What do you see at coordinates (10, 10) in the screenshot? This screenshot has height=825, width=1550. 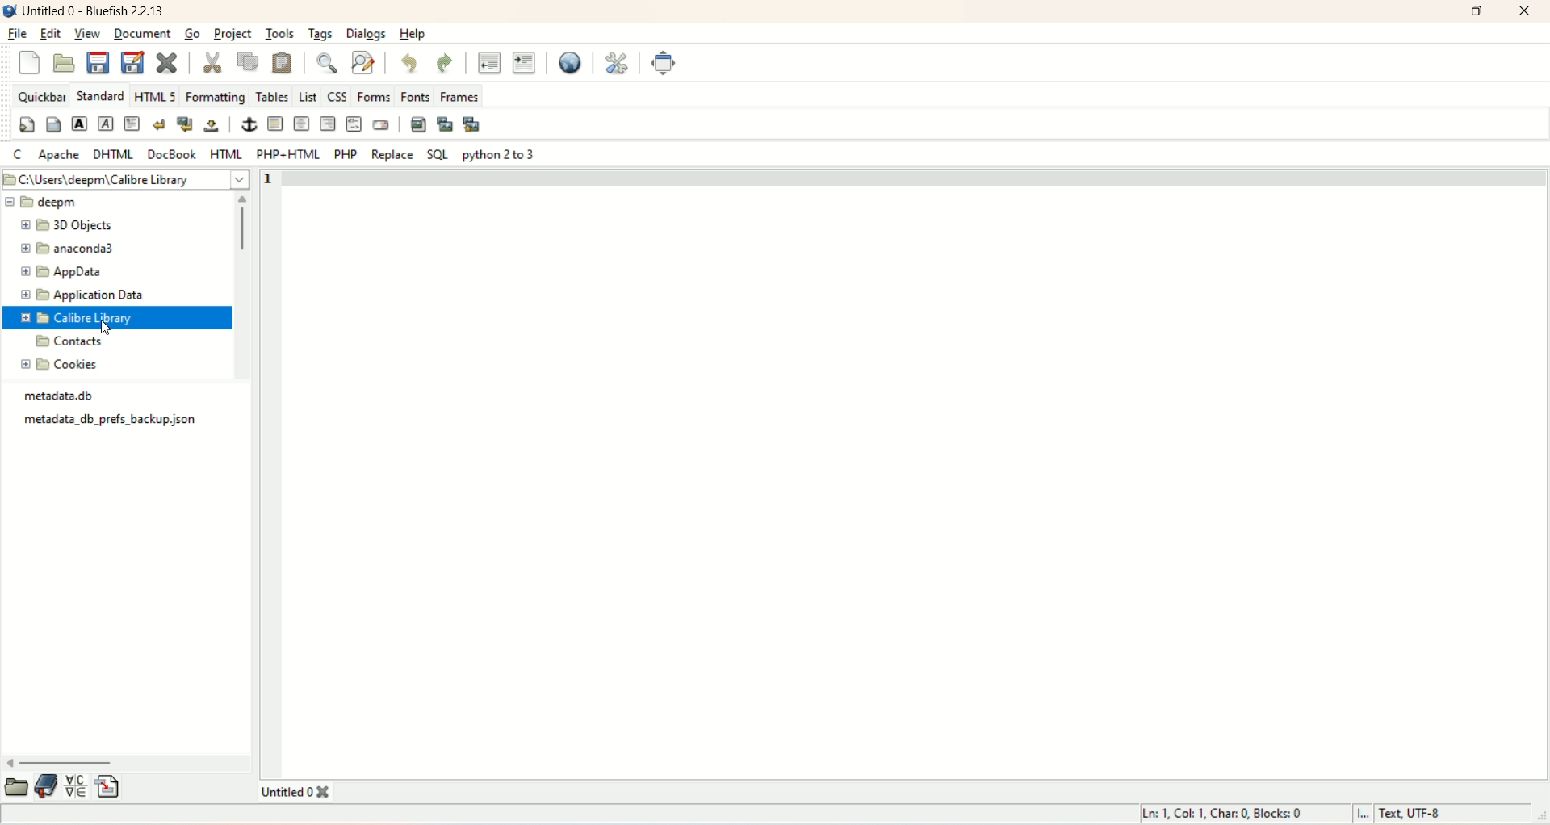 I see `logo` at bounding box center [10, 10].